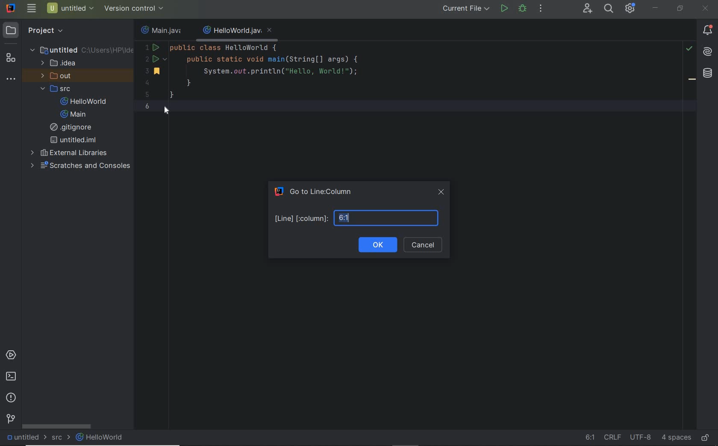 Image resolution: width=718 pixels, height=446 pixels. I want to click on terminal, so click(11, 377).